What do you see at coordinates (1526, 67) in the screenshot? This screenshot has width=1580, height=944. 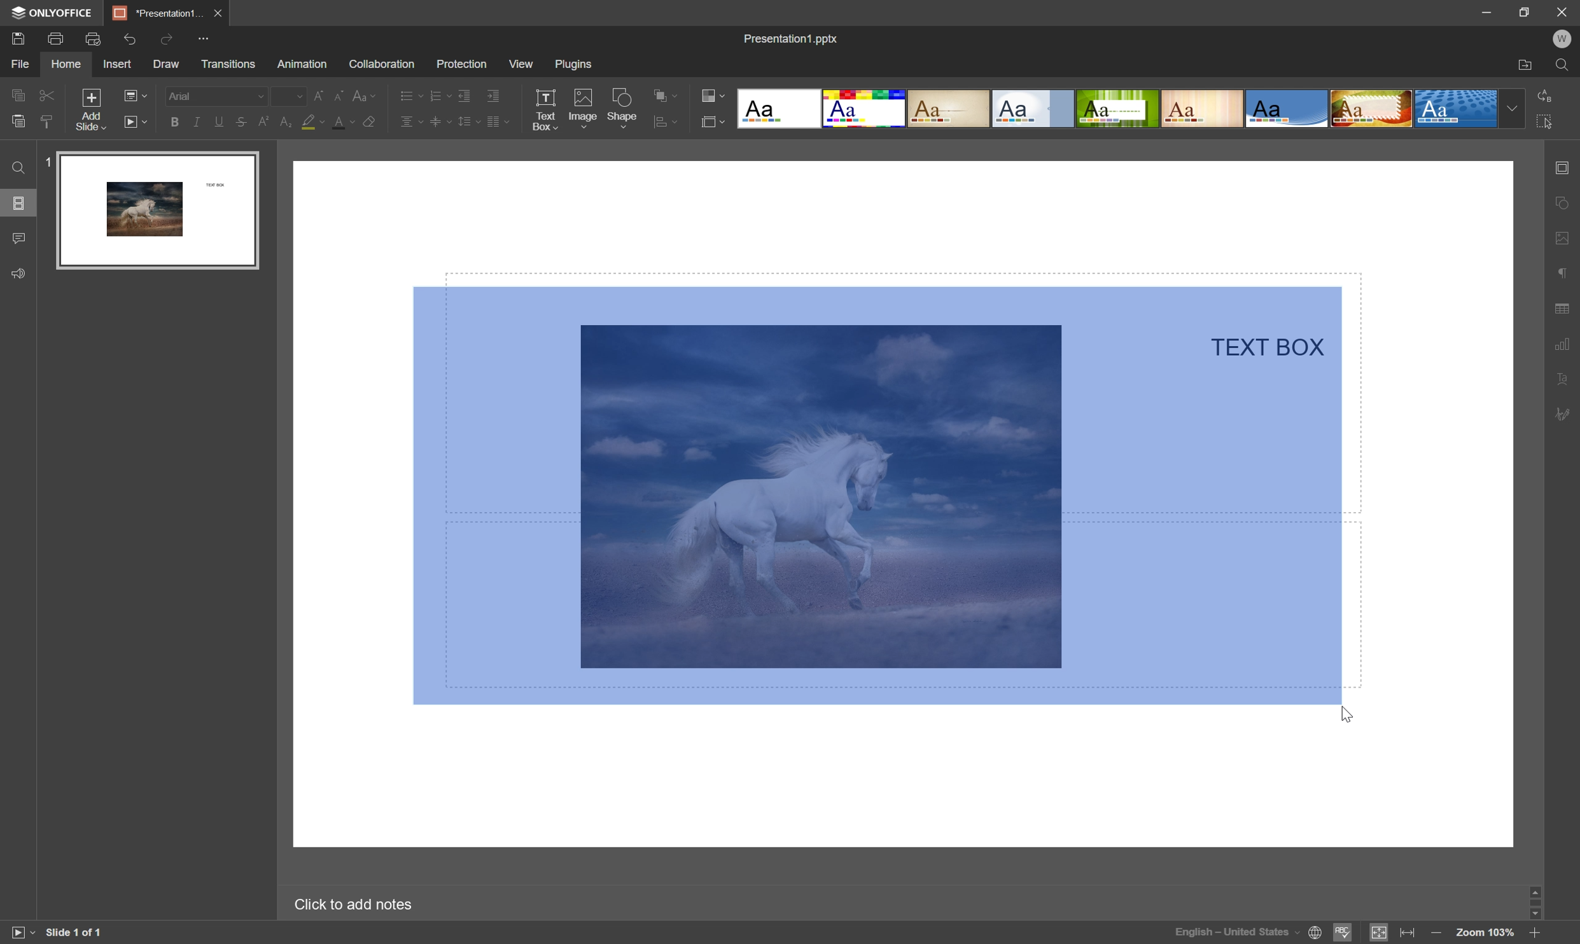 I see `open file location` at bounding box center [1526, 67].